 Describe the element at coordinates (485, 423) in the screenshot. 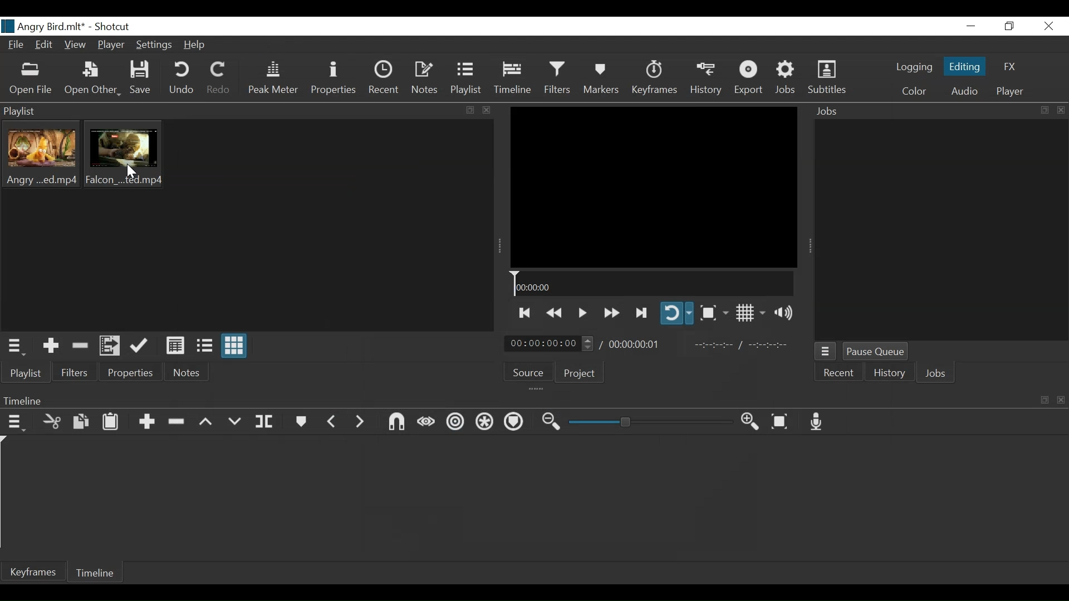

I see `Ripple all tracks` at that location.